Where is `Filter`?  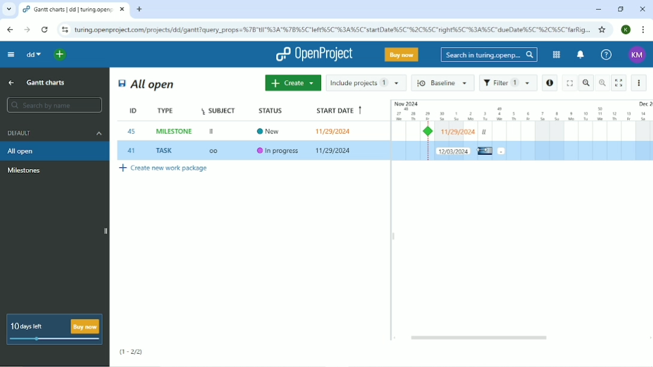
Filter is located at coordinates (508, 83).